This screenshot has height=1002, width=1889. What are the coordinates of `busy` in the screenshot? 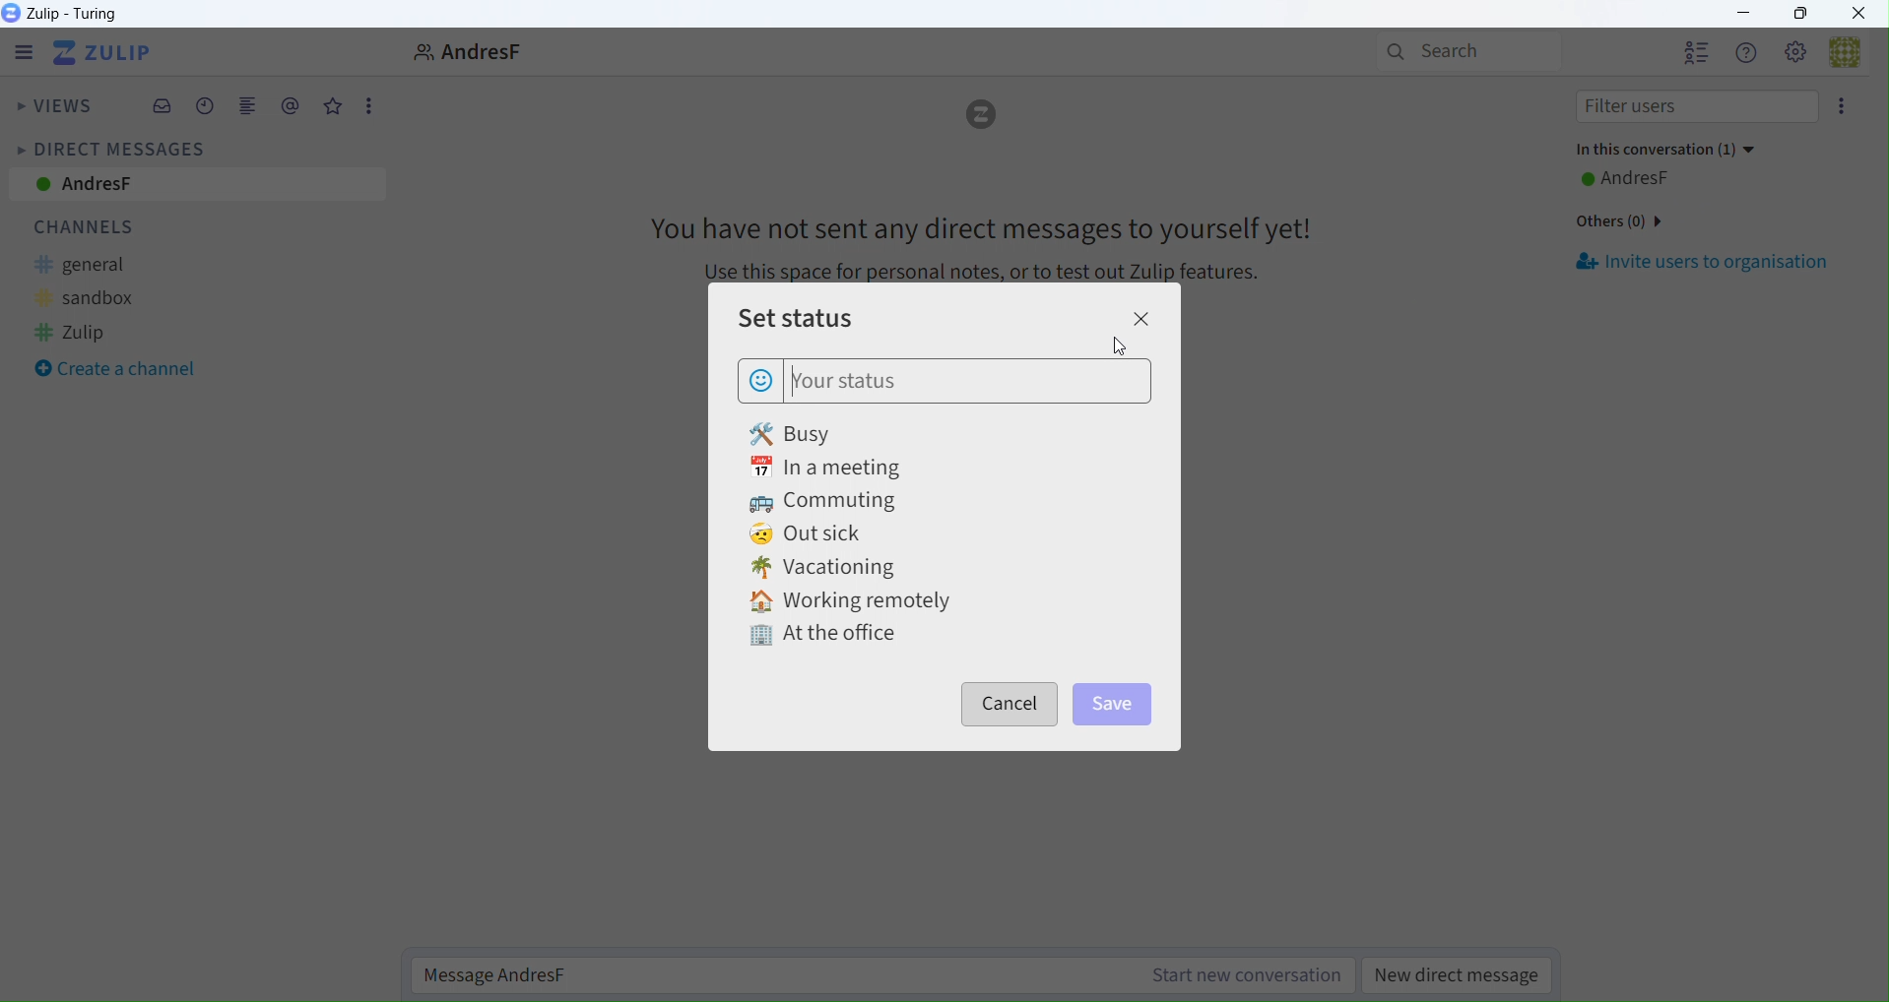 It's located at (832, 431).